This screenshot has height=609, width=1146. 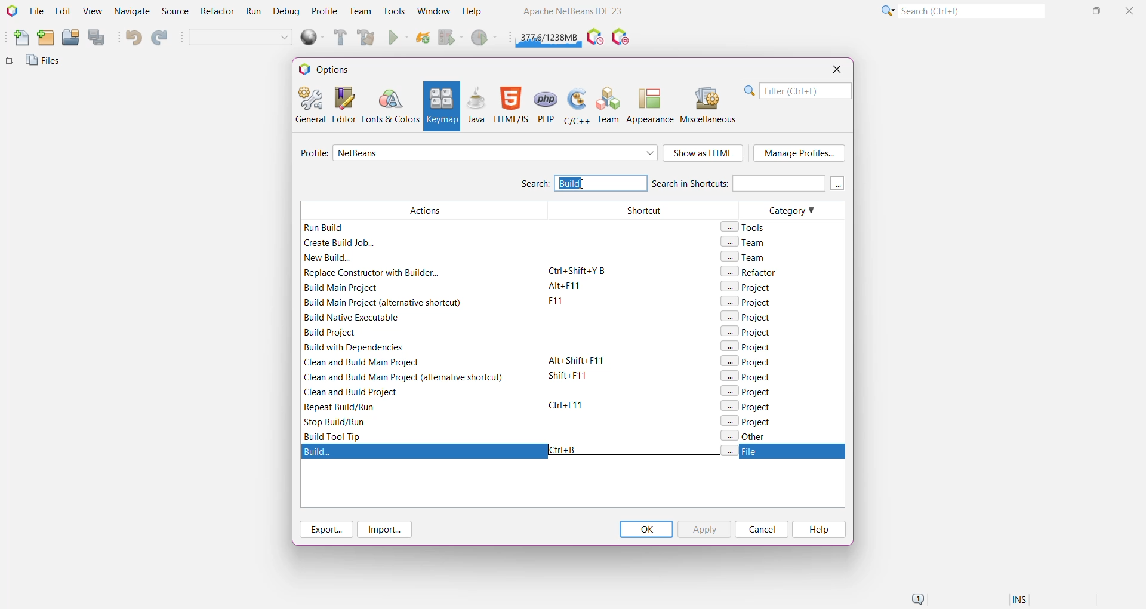 What do you see at coordinates (395, 10) in the screenshot?
I see `Tools` at bounding box center [395, 10].